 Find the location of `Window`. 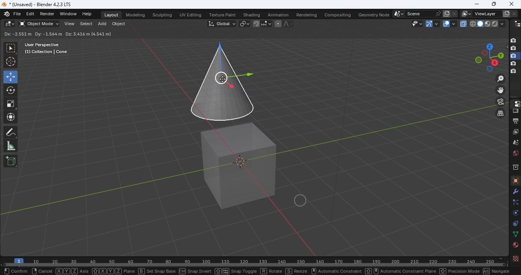

Window is located at coordinates (68, 14).